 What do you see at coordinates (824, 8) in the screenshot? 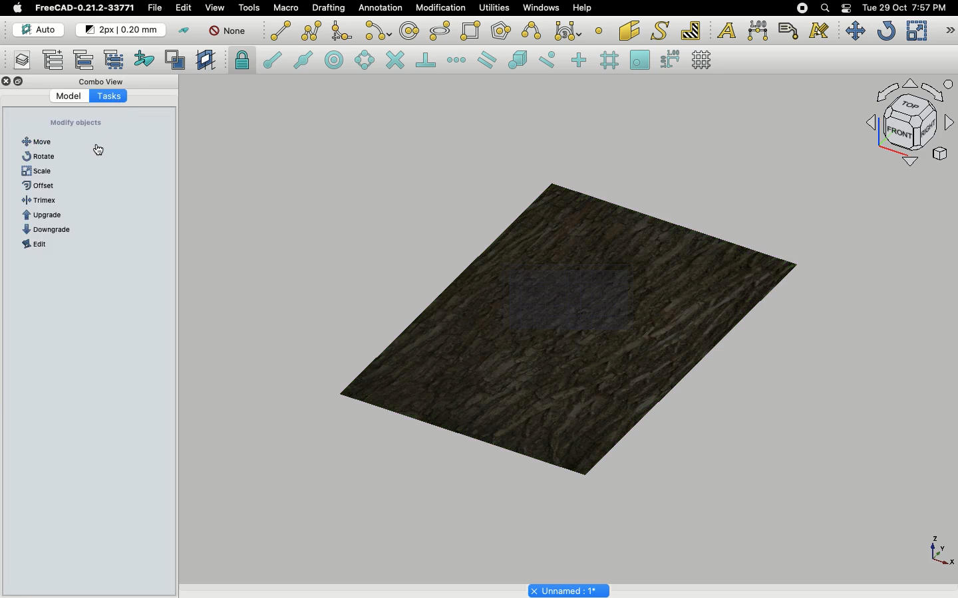
I see `Search` at bounding box center [824, 8].